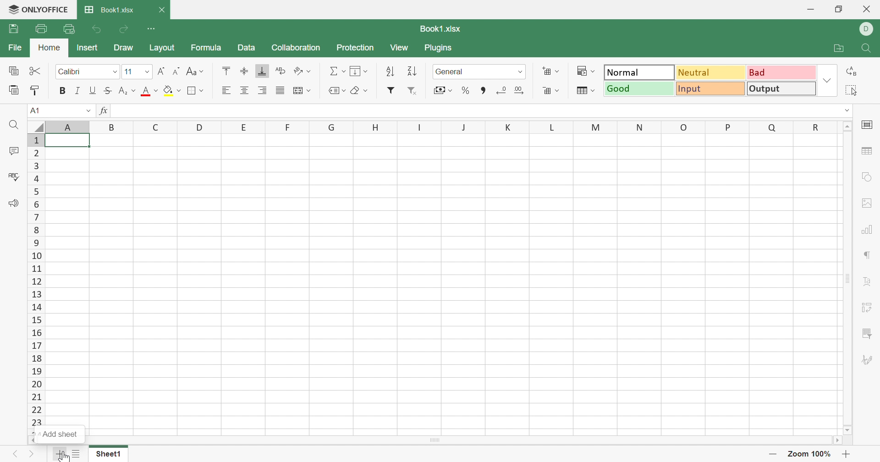  Describe the element at coordinates (39, 10) in the screenshot. I see `ONLYOFFICE` at that location.